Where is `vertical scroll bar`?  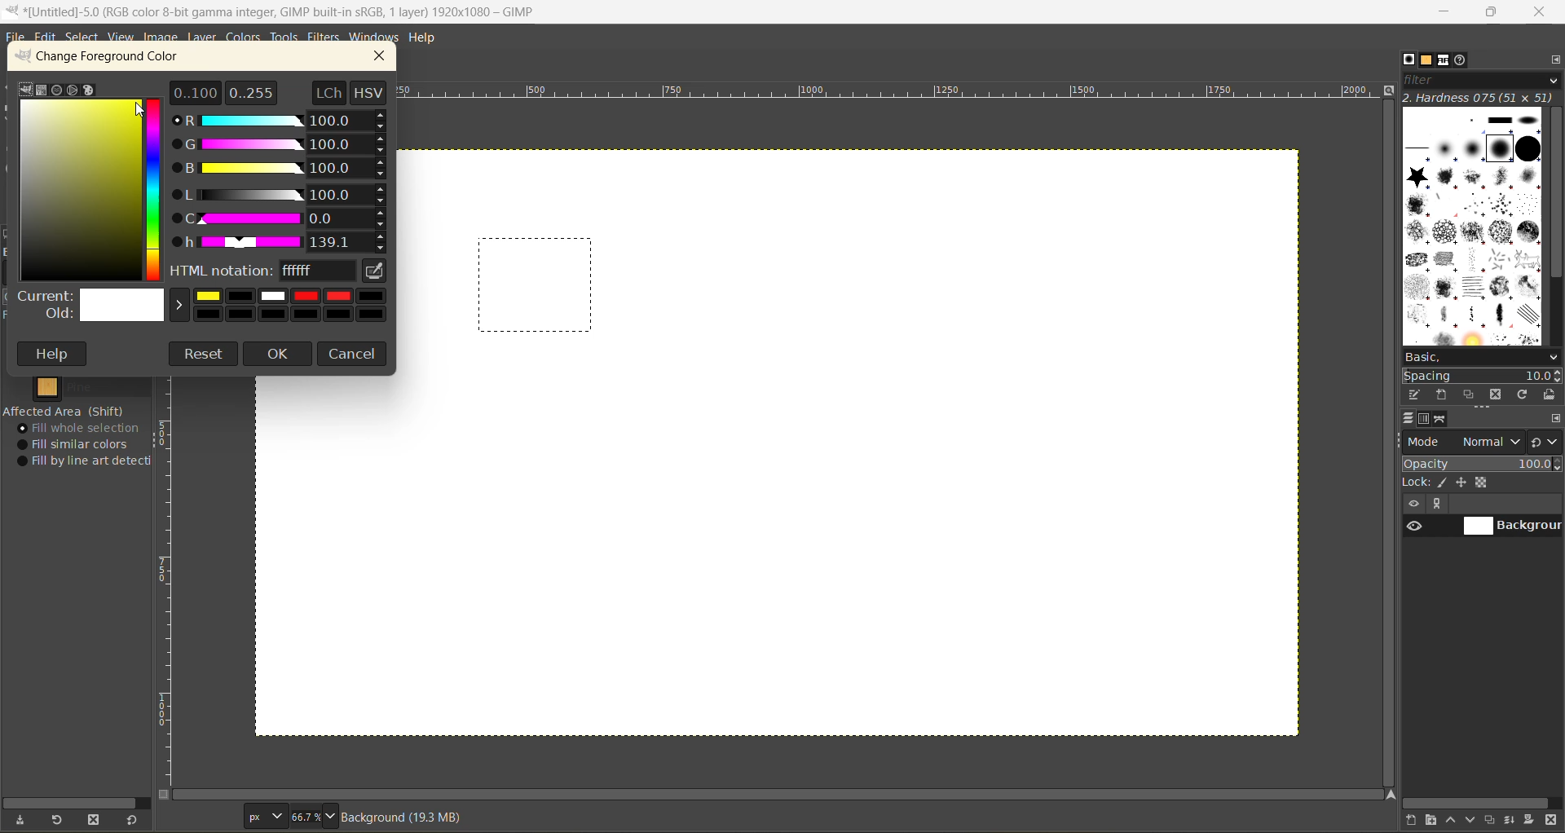
vertical scroll bar is located at coordinates (1554, 195).